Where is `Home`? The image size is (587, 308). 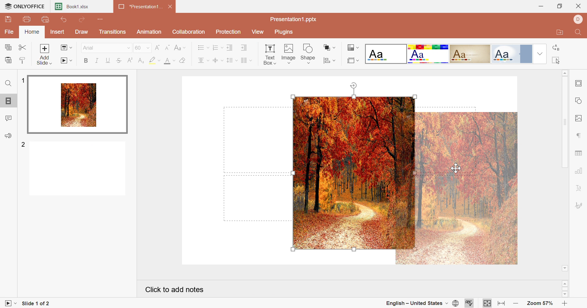 Home is located at coordinates (32, 32).